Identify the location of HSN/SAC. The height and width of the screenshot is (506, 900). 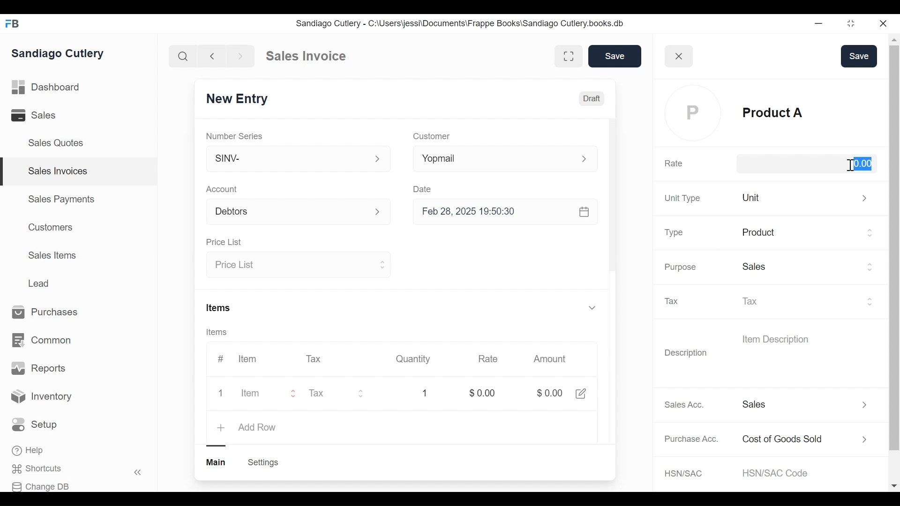
(685, 474).